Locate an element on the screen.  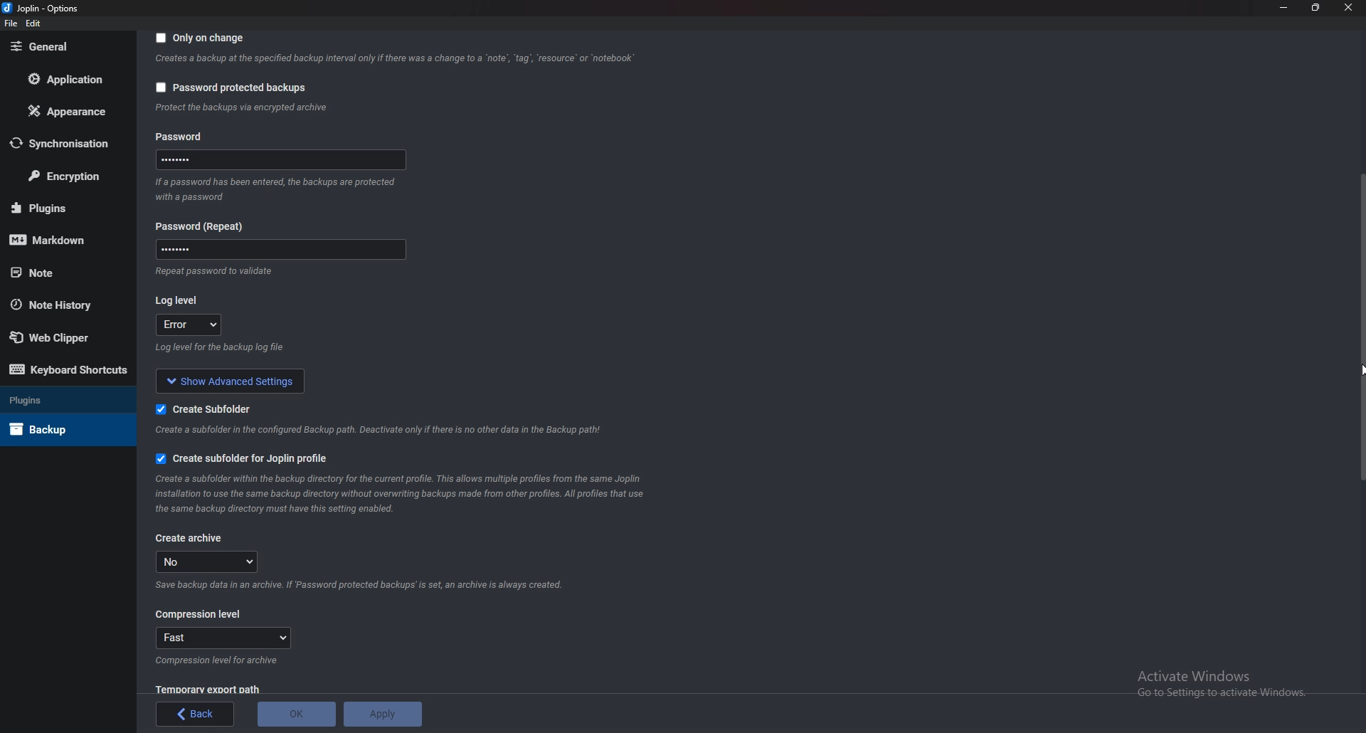
error is located at coordinates (191, 325).